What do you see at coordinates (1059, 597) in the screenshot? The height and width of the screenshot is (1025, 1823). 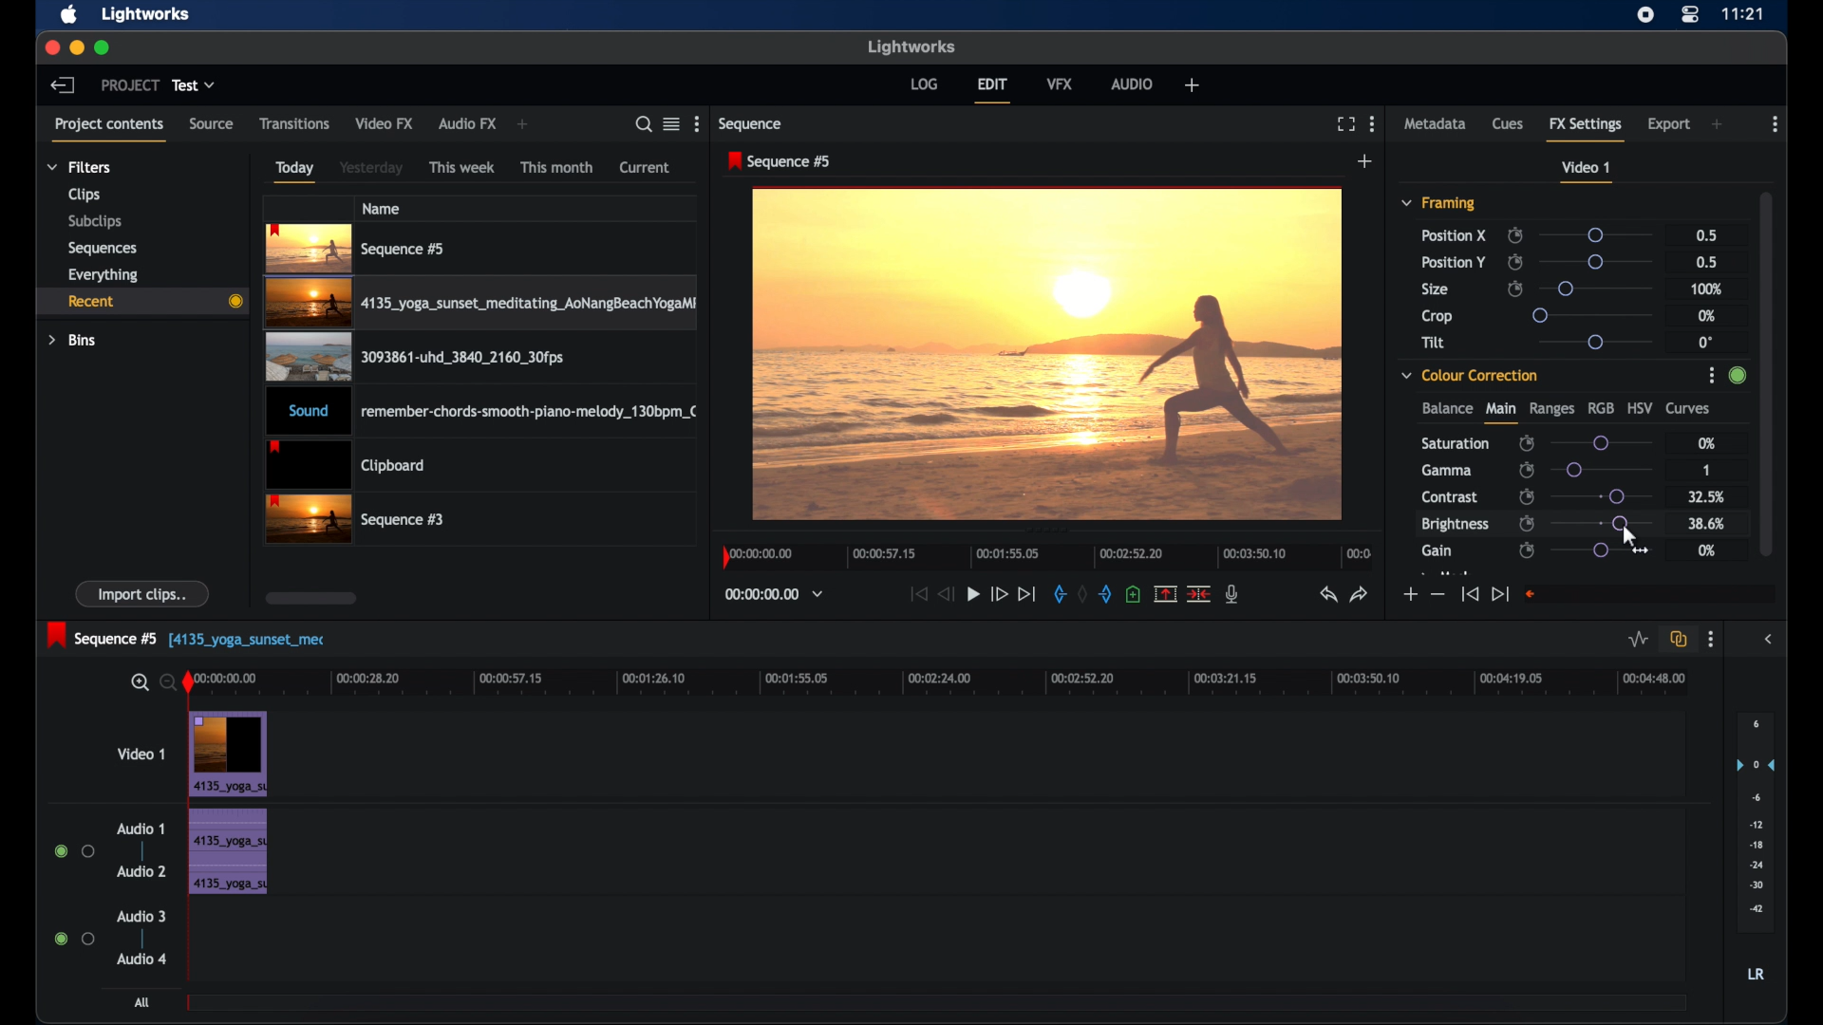 I see `in mark` at bounding box center [1059, 597].